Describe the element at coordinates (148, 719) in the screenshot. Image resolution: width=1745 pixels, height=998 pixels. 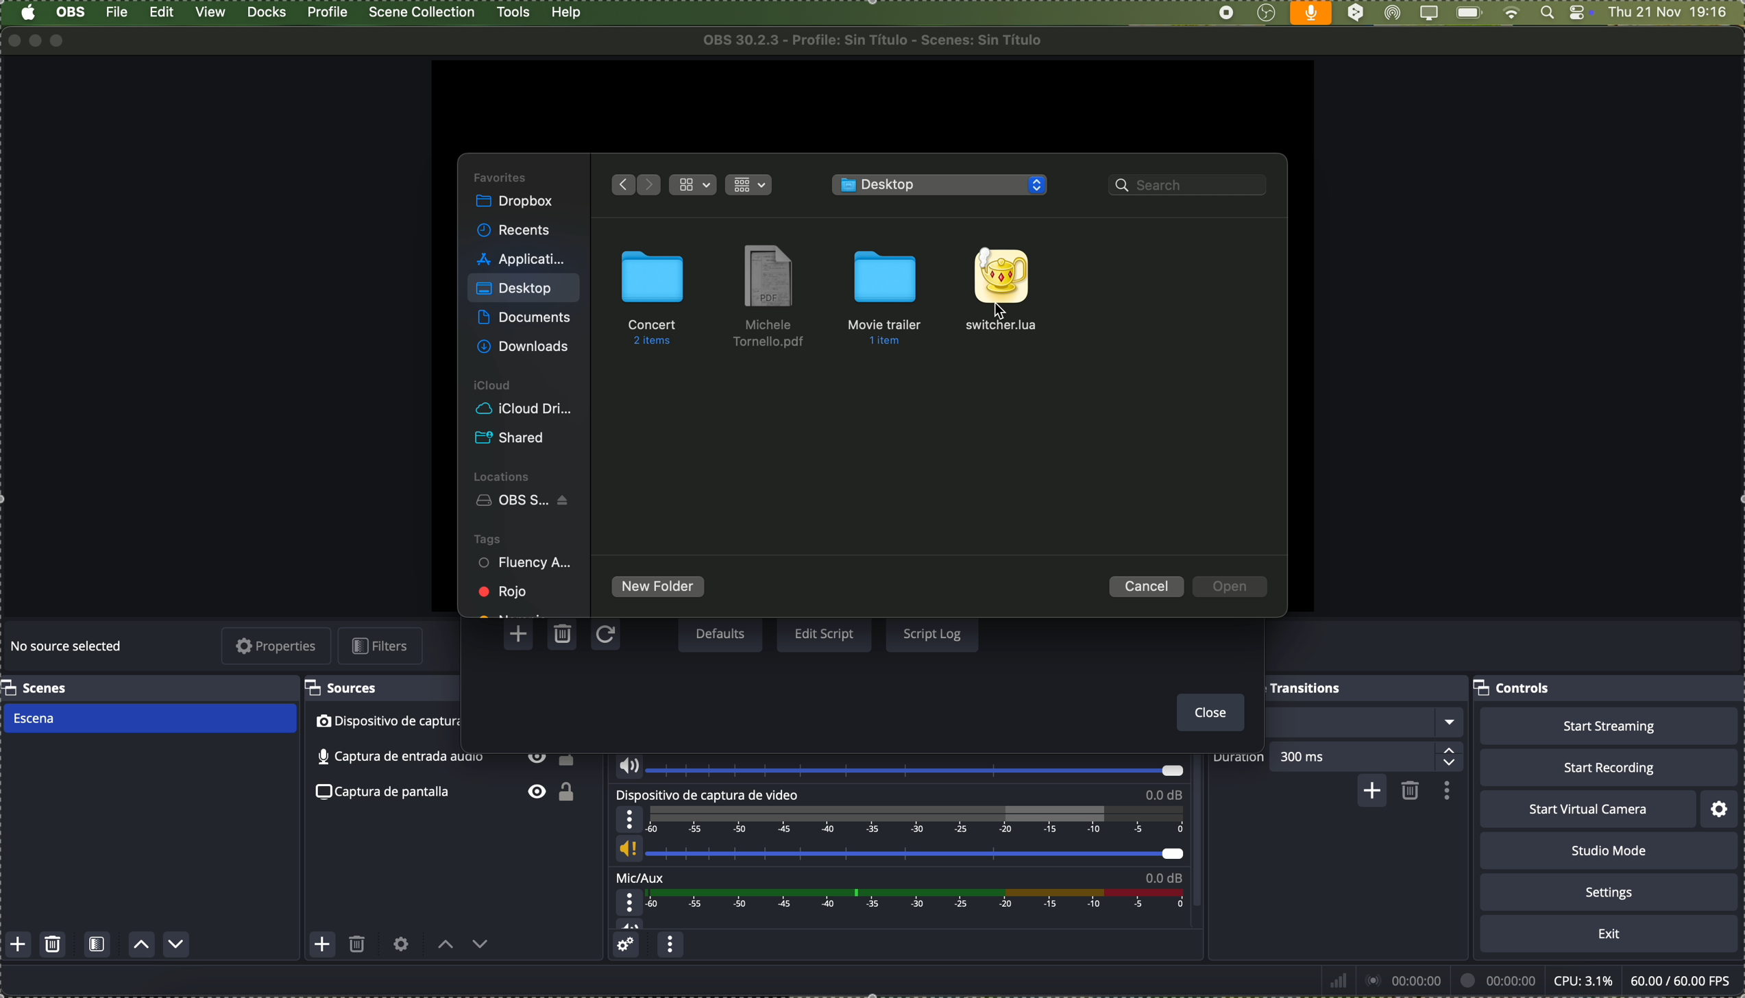
I see `scene` at that location.